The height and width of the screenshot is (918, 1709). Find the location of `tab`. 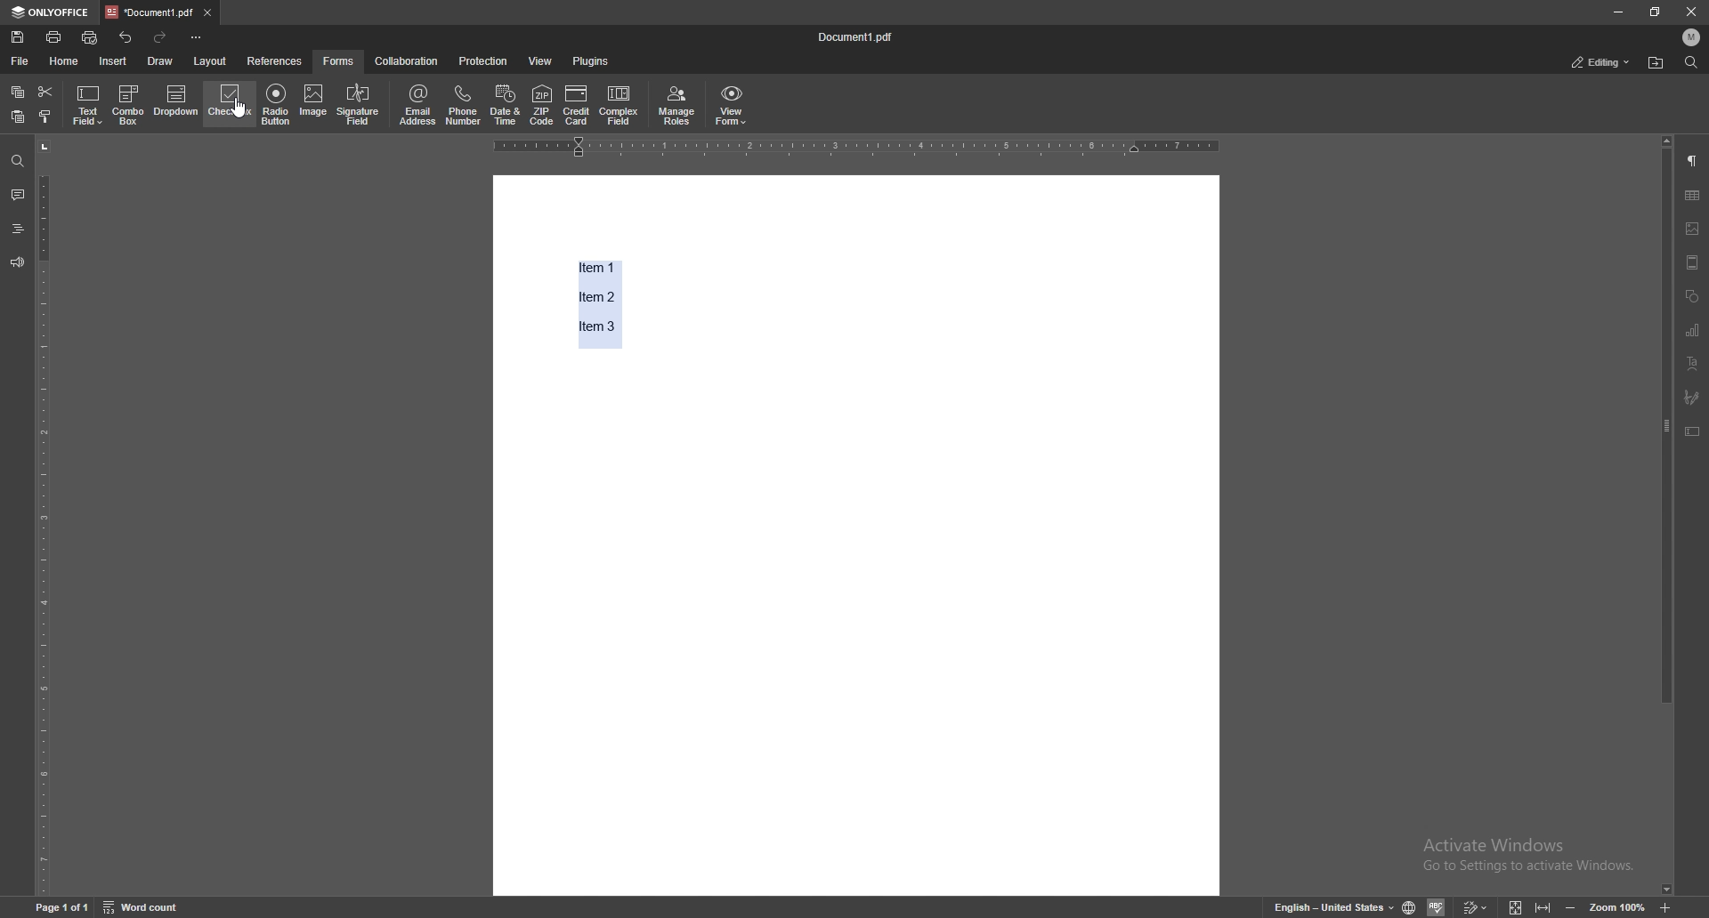

tab is located at coordinates (150, 12).